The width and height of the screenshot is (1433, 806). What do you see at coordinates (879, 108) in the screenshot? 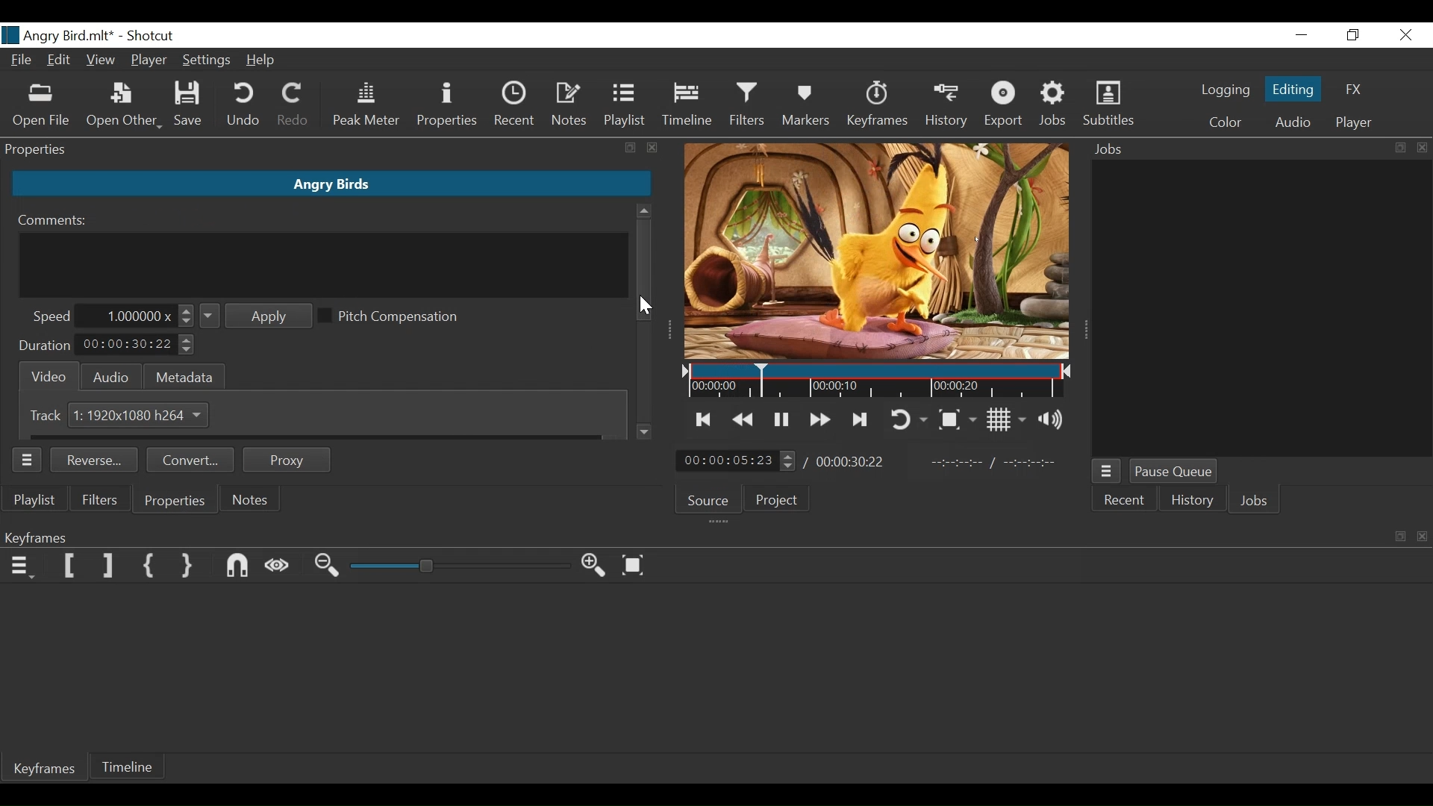
I see `Keyframe` at bounding box center [879, 108].